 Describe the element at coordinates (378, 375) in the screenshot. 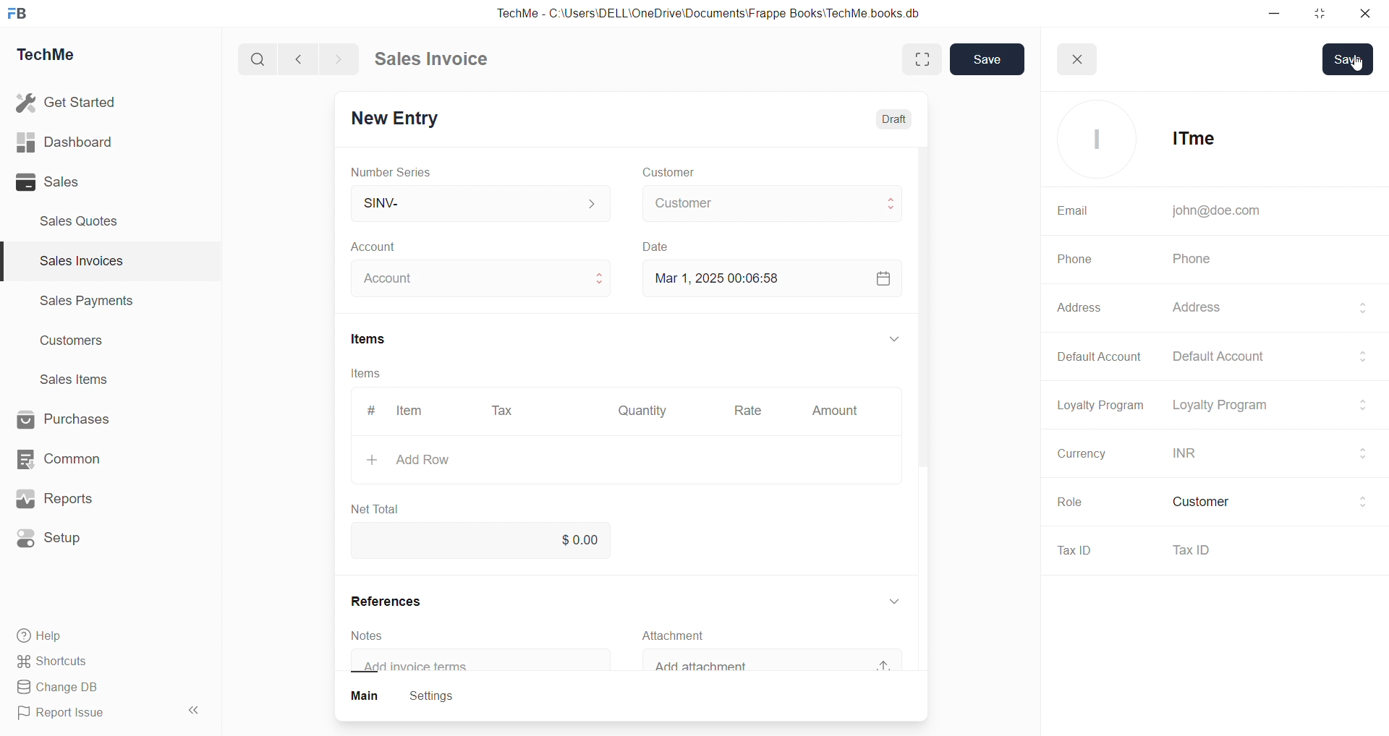

I see `Items` at that location.